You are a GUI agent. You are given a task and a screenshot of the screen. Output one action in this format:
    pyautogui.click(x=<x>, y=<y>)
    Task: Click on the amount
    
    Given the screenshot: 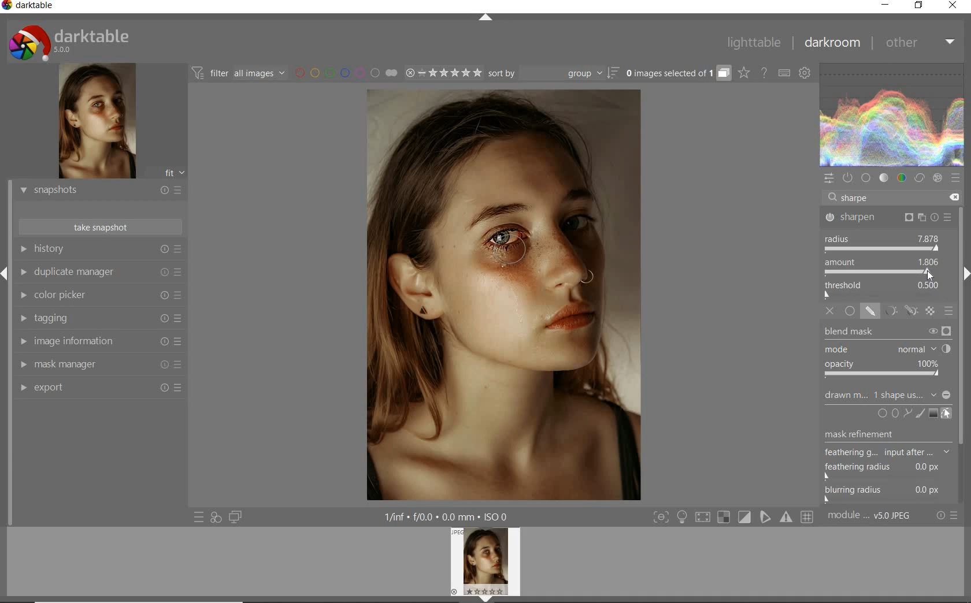 What is the action you would take?
    pyautogui.click(x=881, y=267)
    